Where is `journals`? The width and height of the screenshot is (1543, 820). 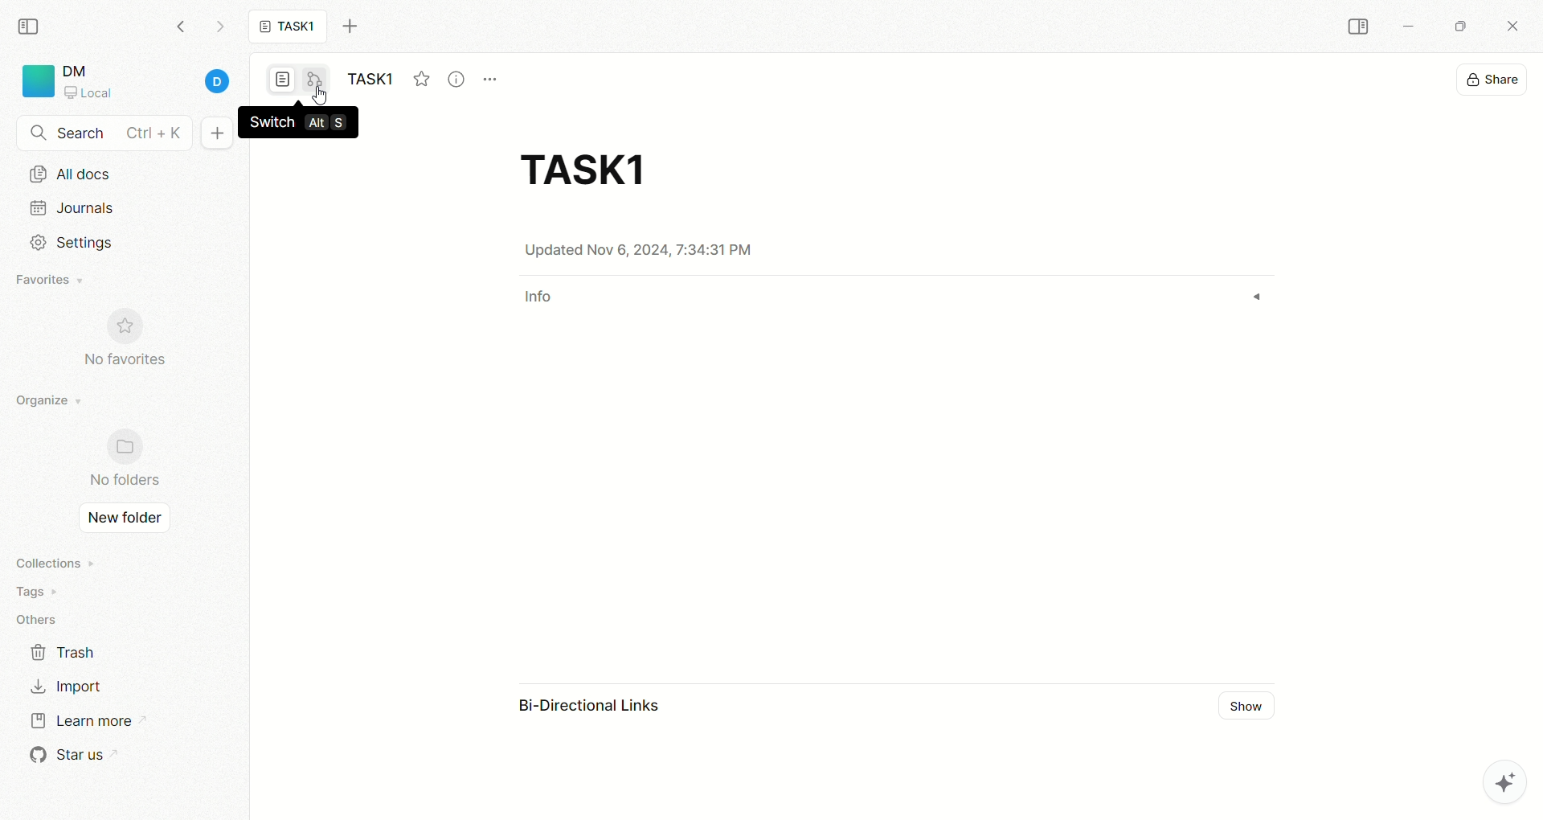 journals is located at coordinates (76, 207).